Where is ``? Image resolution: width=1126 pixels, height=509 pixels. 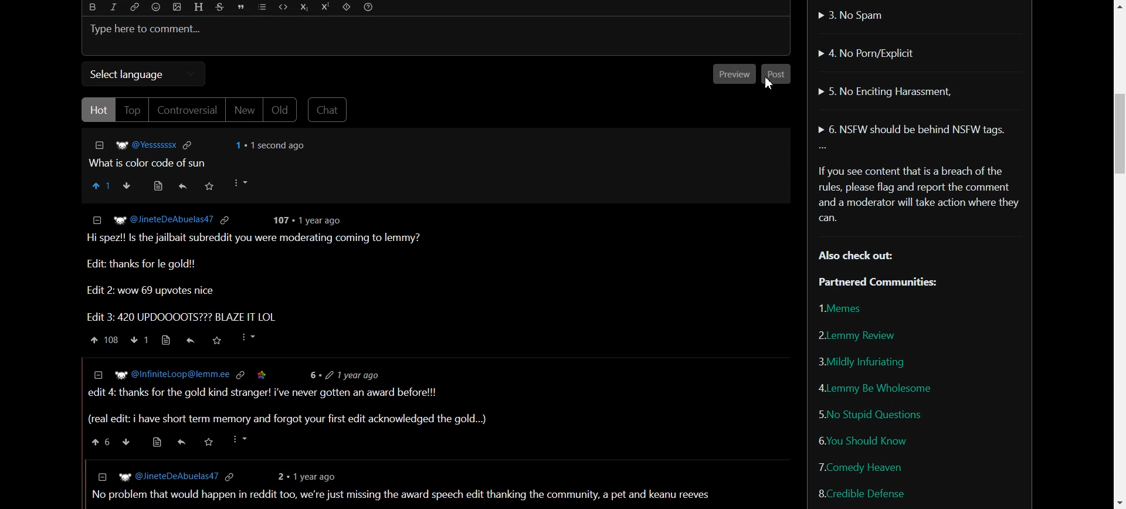  is located at coordinates (778, 74).